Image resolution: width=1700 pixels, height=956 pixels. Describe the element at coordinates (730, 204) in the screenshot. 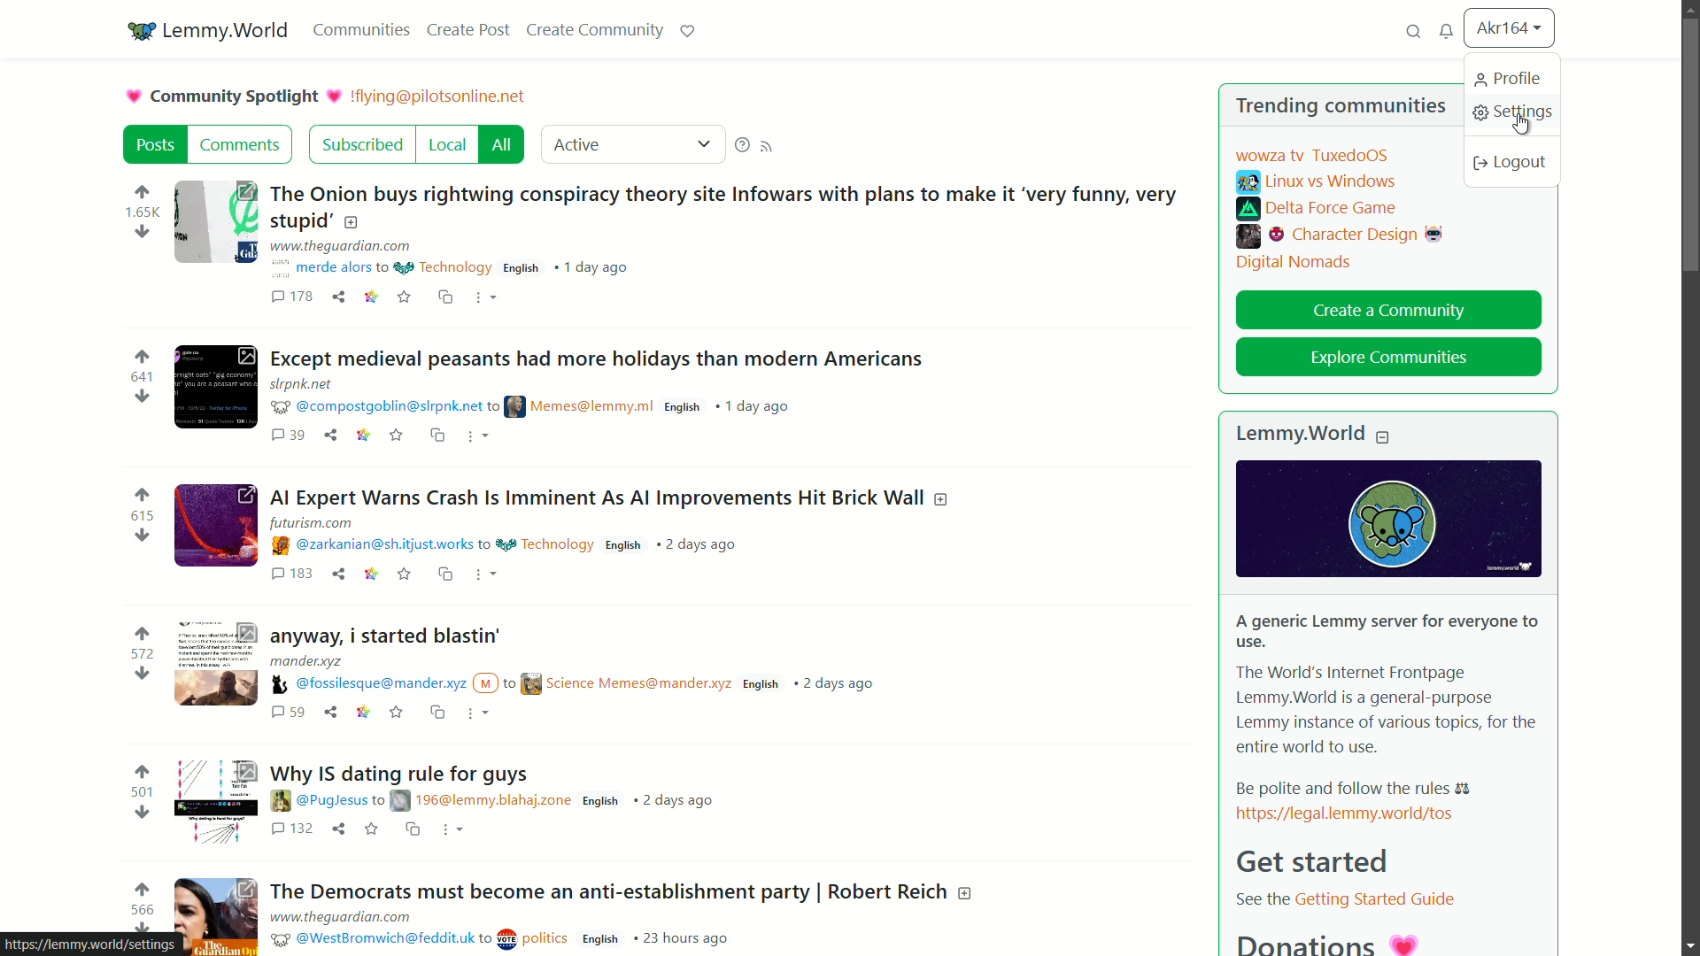

I see `post-1` at that location.